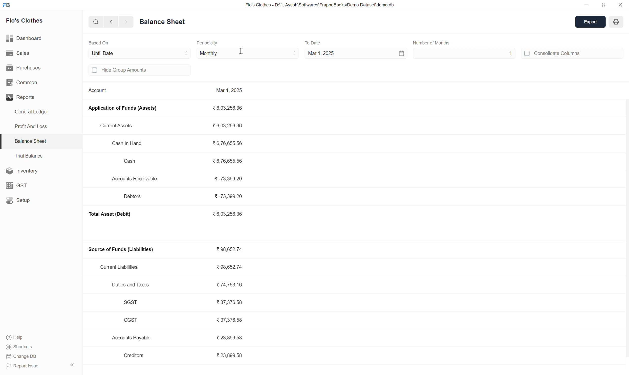 Image resolution: width=629 pixels, height=375 pixels. Describe the element at coordinates (137, 54) in the screenshot. I see `Until Date` at that location.